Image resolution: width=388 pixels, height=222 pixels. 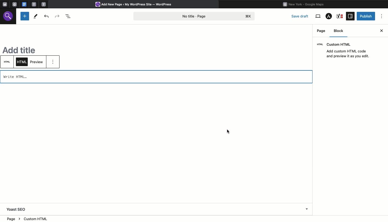 What do you see at coordinates (21, 77) in the screenshot?
I see `write html` at bounding box center [21, 77].